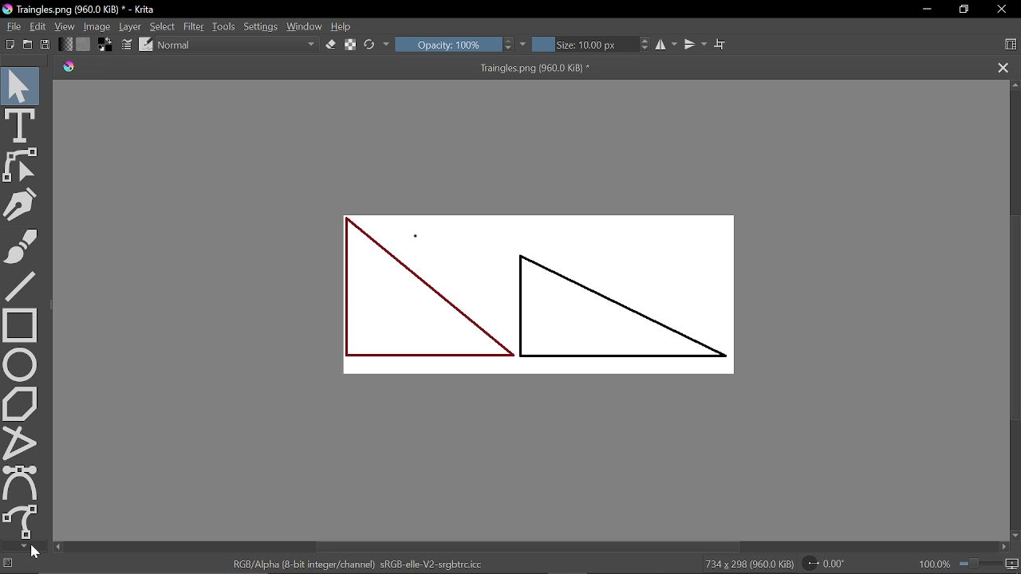  What do you see at coordinates (1014, 533) in the screenshot?
I see `Move down` at bounding box center [1014, 533].